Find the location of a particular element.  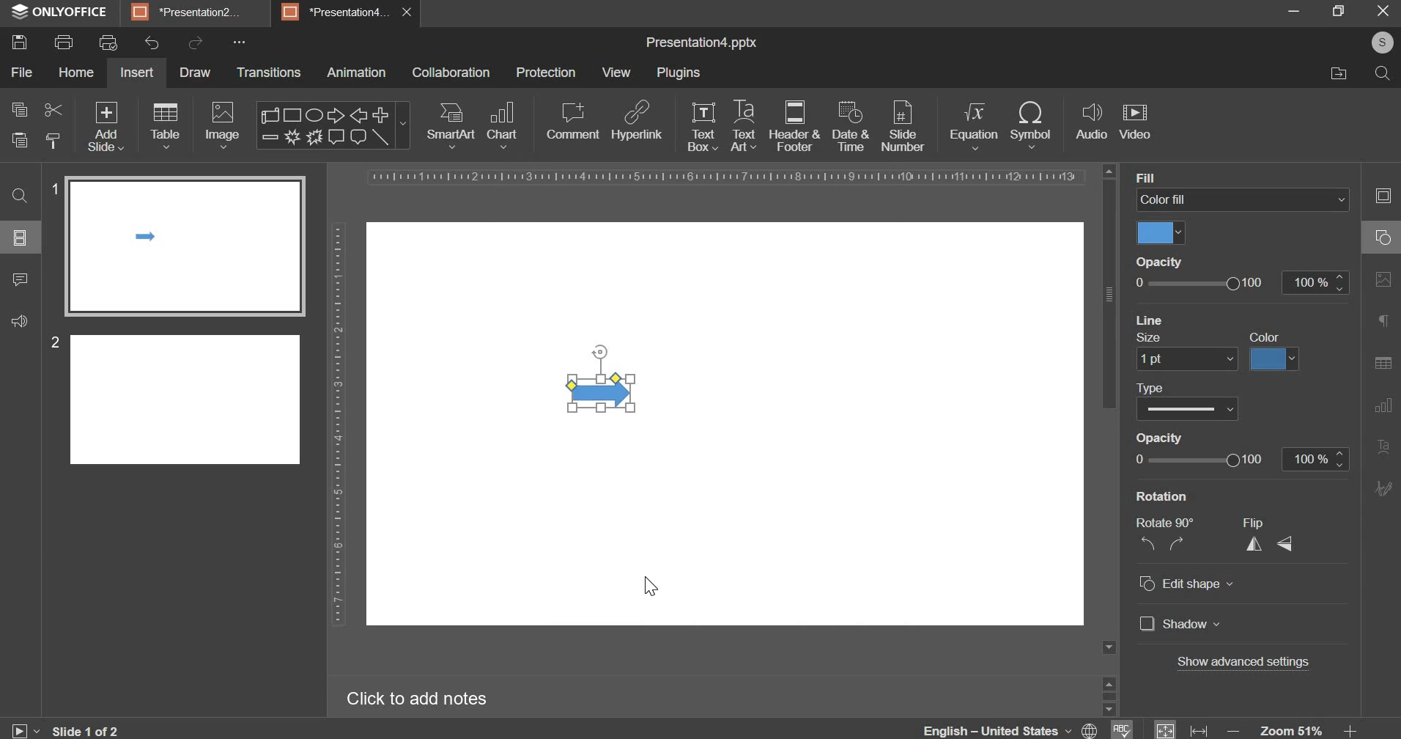

file is located at coordinates (23, 73).